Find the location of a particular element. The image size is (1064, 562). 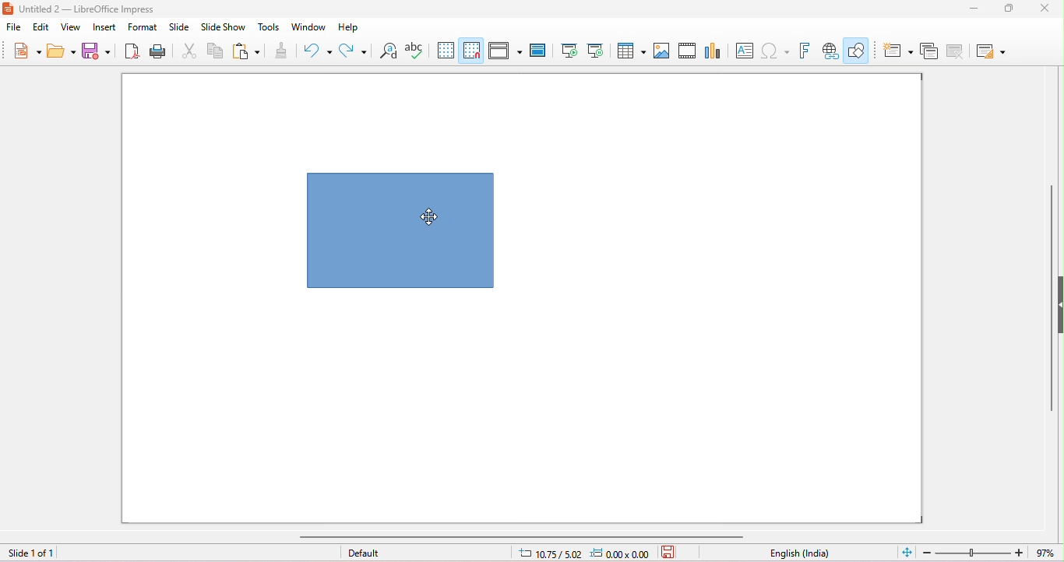

Collapse/Expand sidebar is located at coordinates (1060, 304).